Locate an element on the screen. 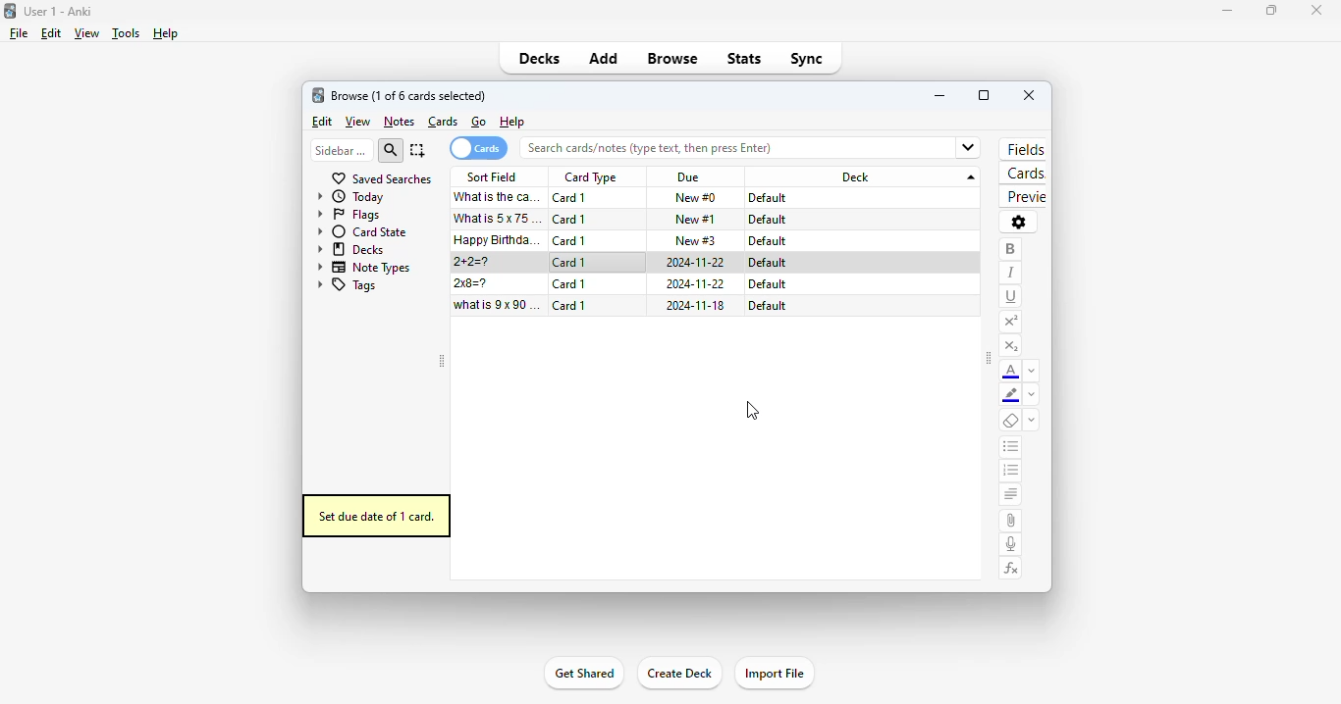  logo is located at coordinates (318, 95).